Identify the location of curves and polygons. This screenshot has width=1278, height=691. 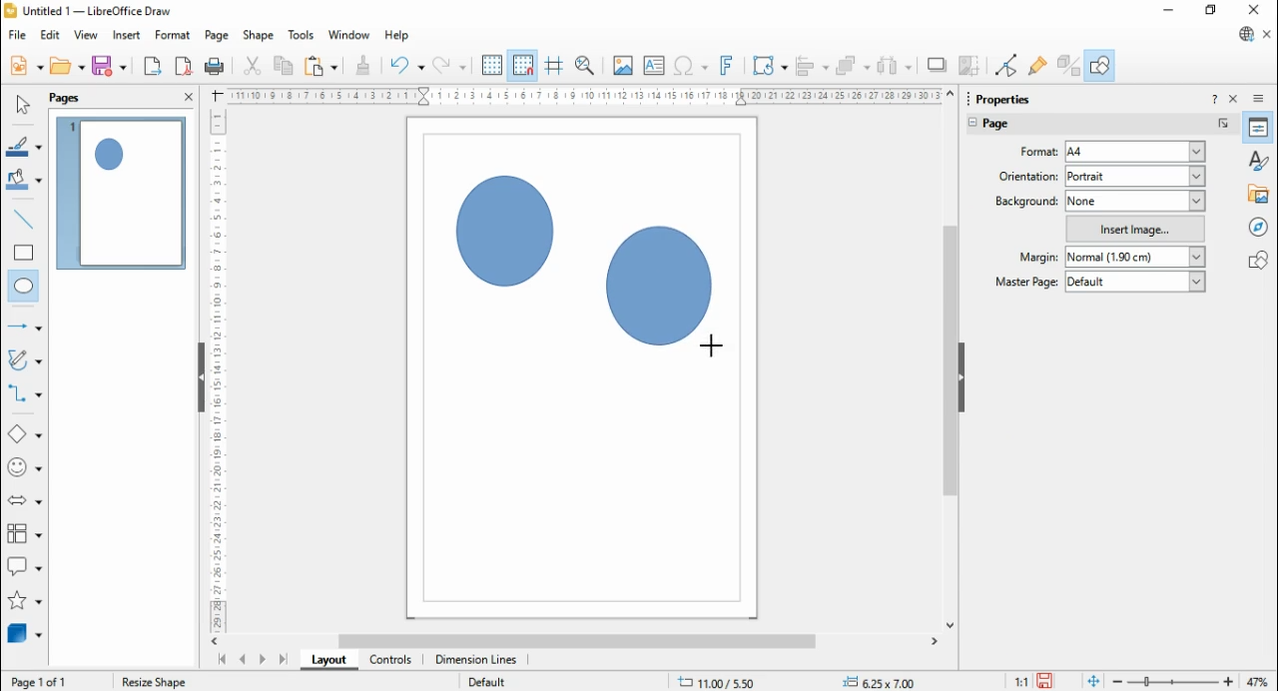
(26, 360).